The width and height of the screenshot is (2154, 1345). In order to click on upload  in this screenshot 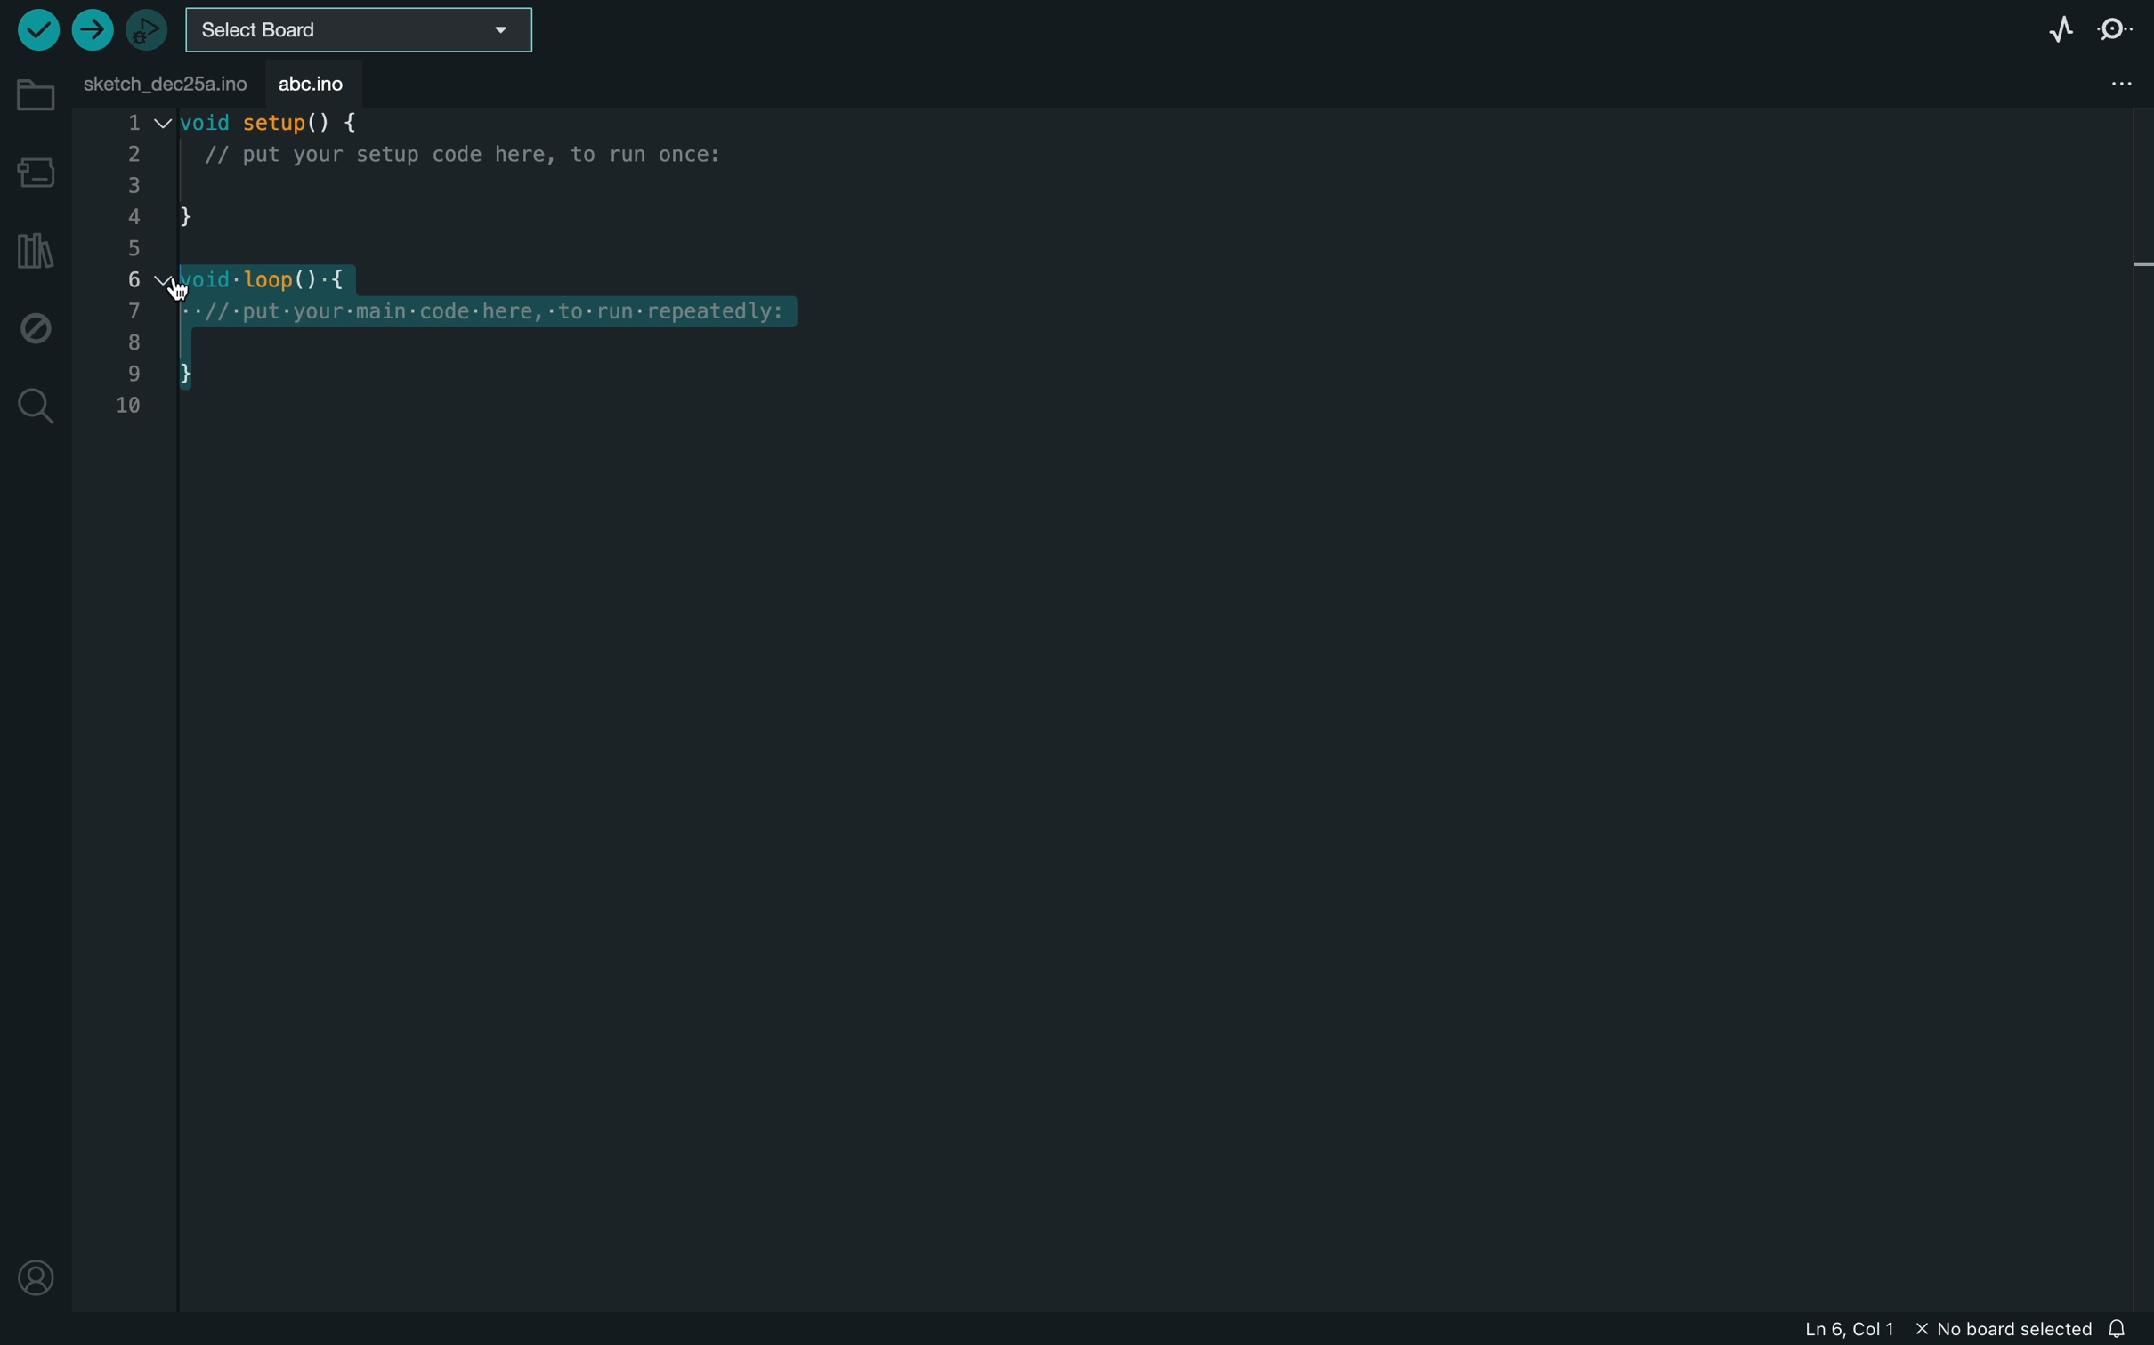, I will do `click(91, 31)`.